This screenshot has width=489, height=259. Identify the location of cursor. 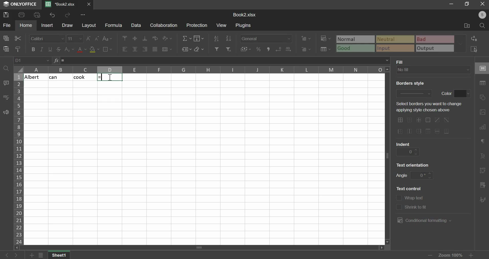
(108, 78).